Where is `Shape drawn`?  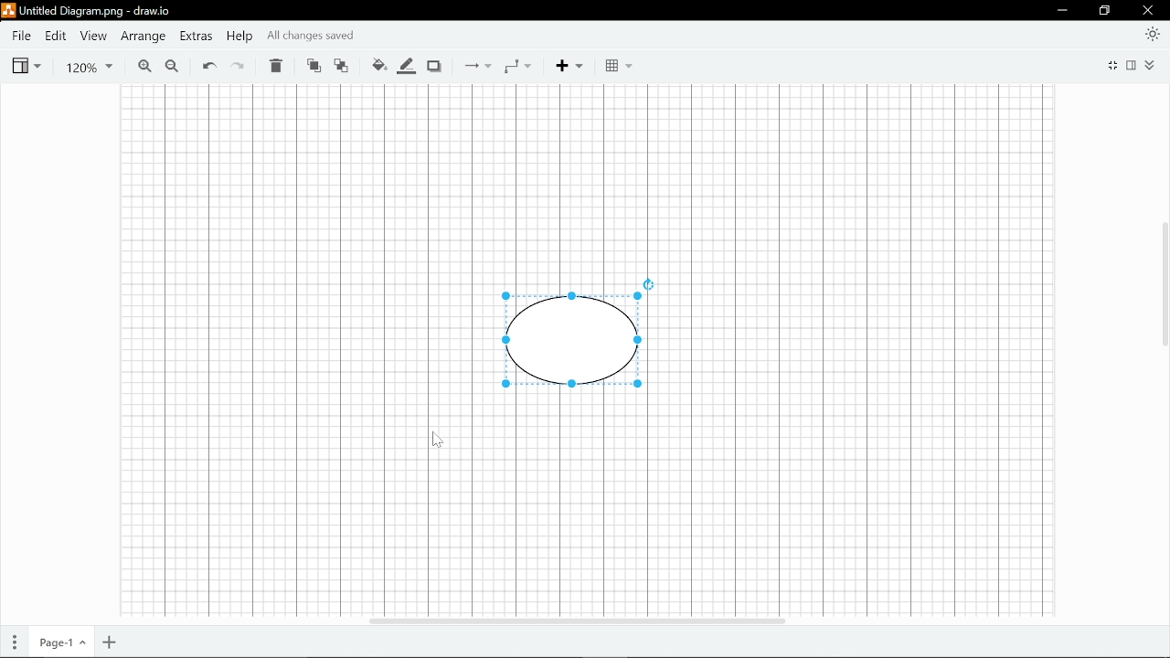 Shape drawn is located at coordinates (574, 334).